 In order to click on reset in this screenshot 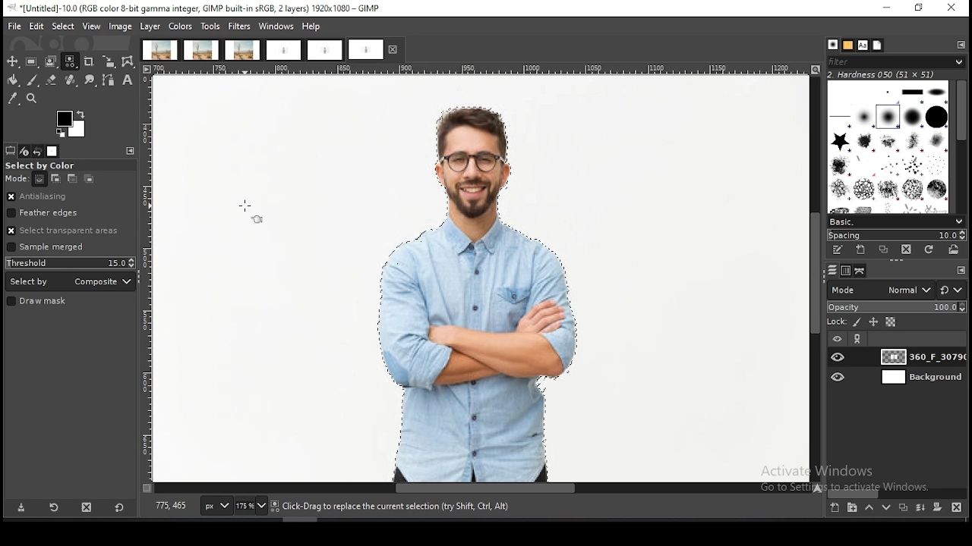, I will do `click(952, 289)`.